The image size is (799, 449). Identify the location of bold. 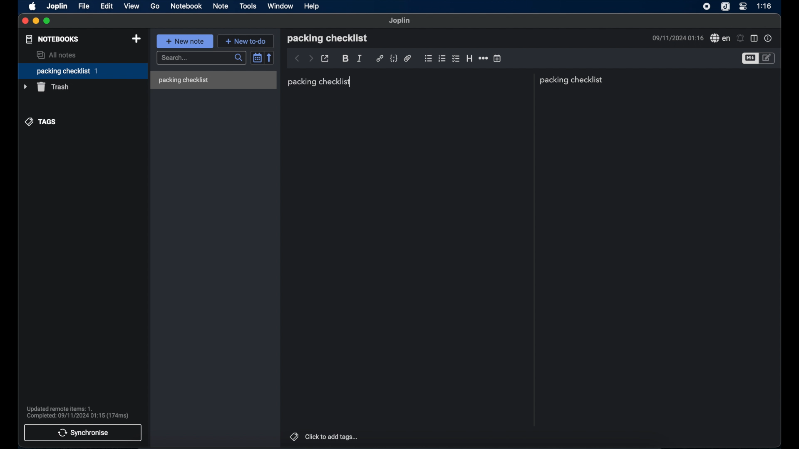
(345, 59).